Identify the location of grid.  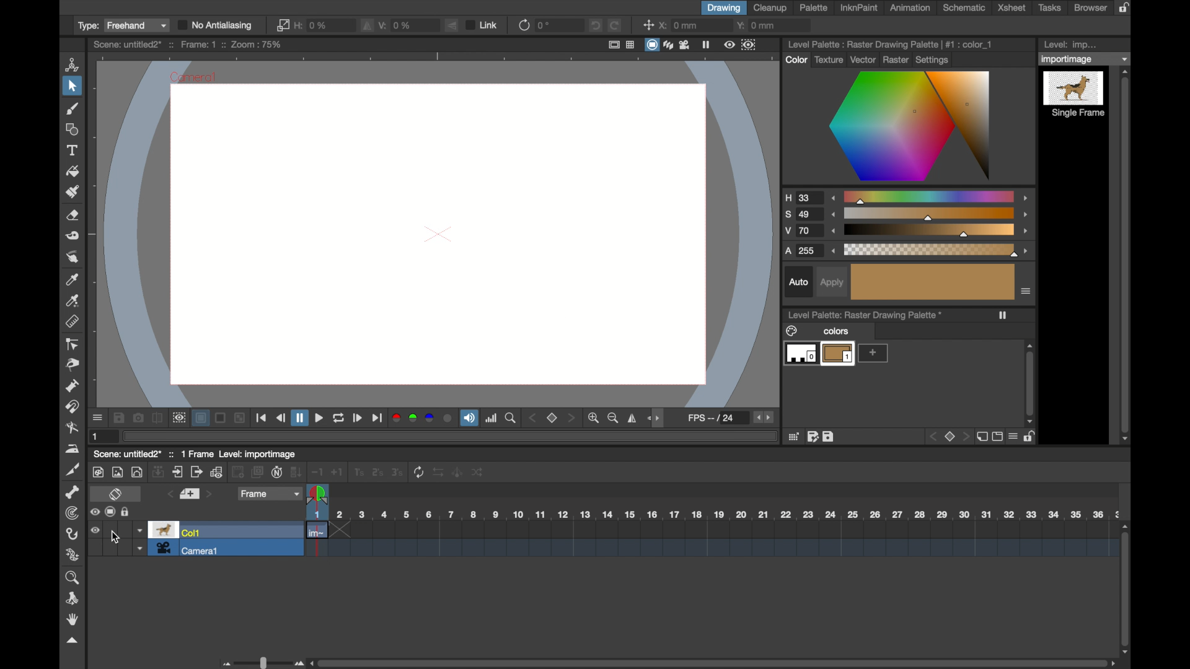
(794, 436).